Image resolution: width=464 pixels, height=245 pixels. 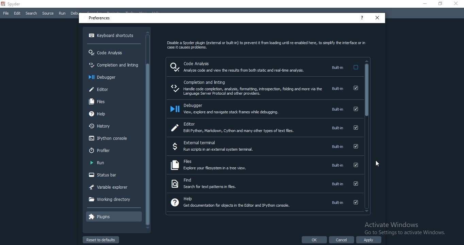 I want to click on Run, so click(x=62, y=14).